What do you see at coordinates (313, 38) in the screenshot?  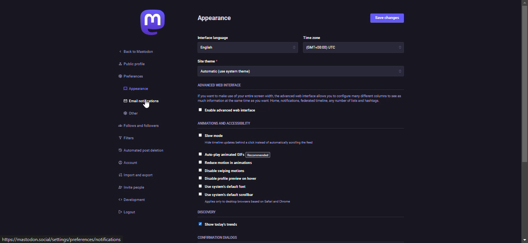 I see `time zone` at bounding box center [313, 38].